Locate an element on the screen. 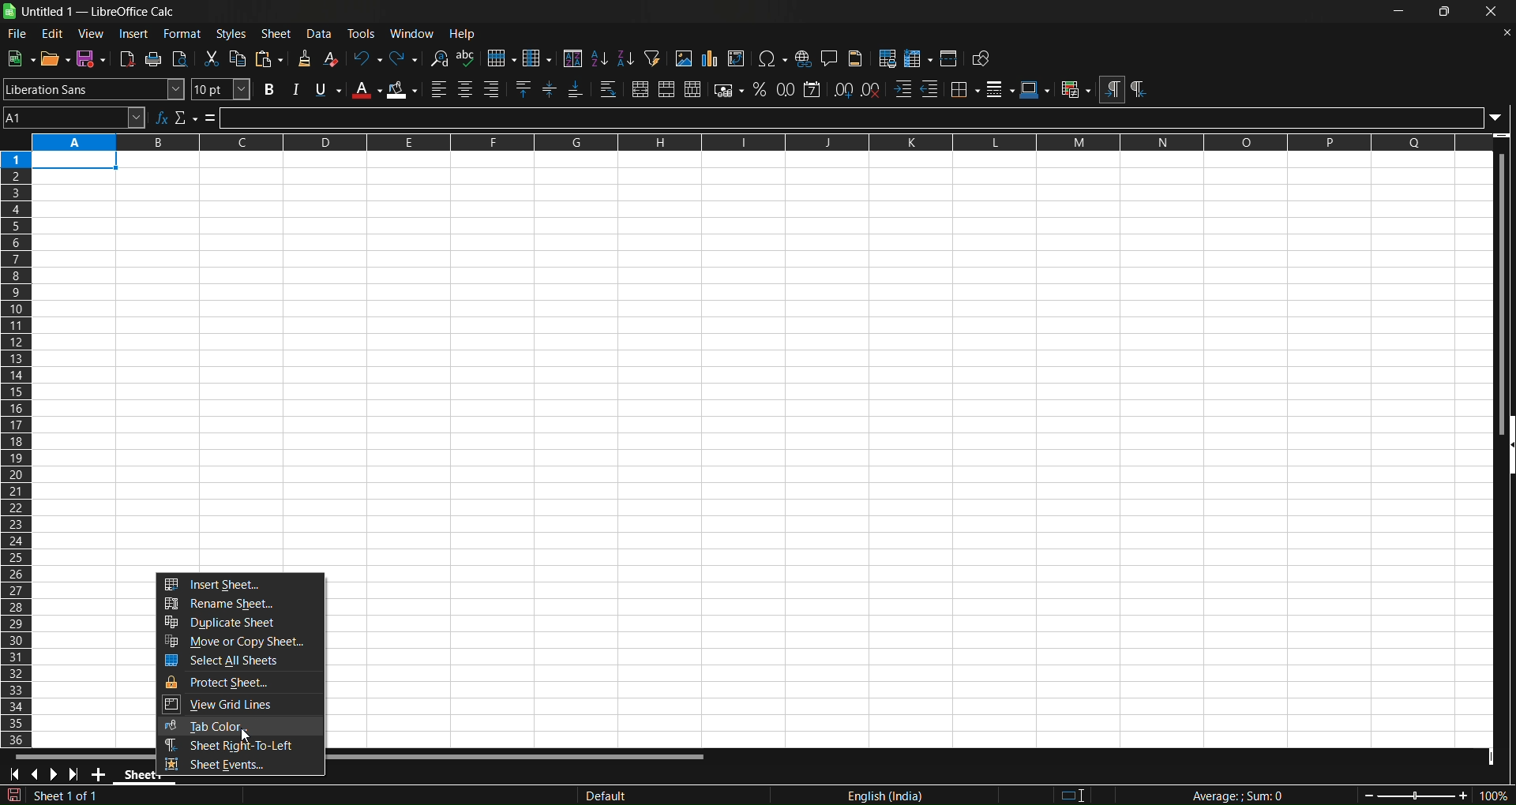 The image size is (1516, 805). center vertically is located at coordinates (551, 90).